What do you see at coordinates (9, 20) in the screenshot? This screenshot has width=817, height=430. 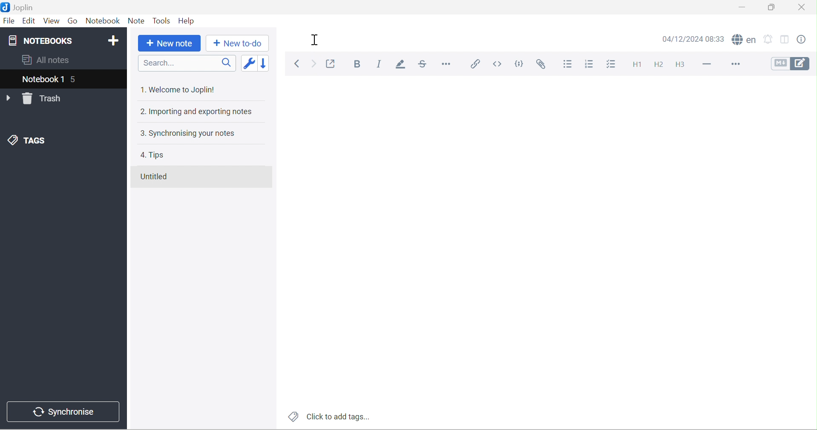 I see `File` at bounding box center [9, 20].